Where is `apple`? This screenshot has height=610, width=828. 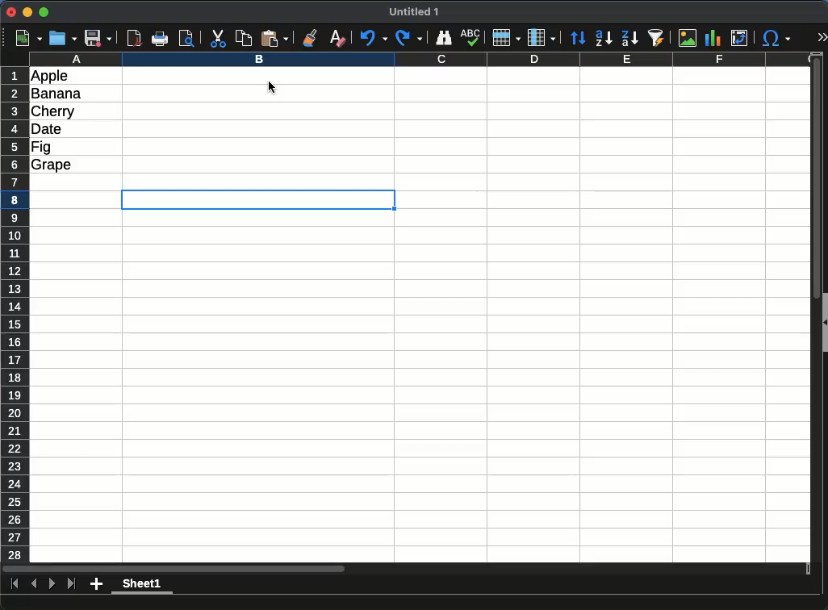 apple is located at coordinates (50, 77).